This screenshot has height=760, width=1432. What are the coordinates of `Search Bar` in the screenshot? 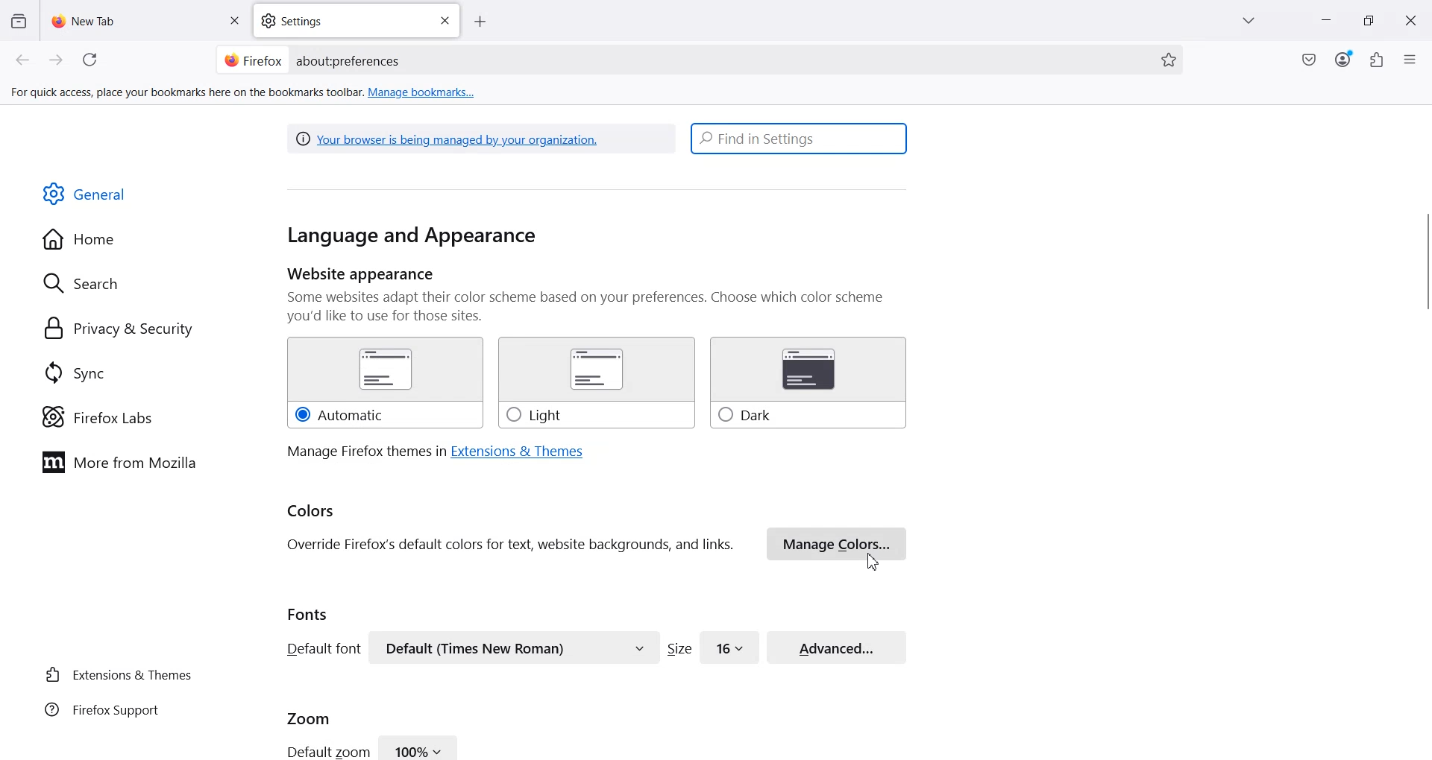 It's located at (697, 60).